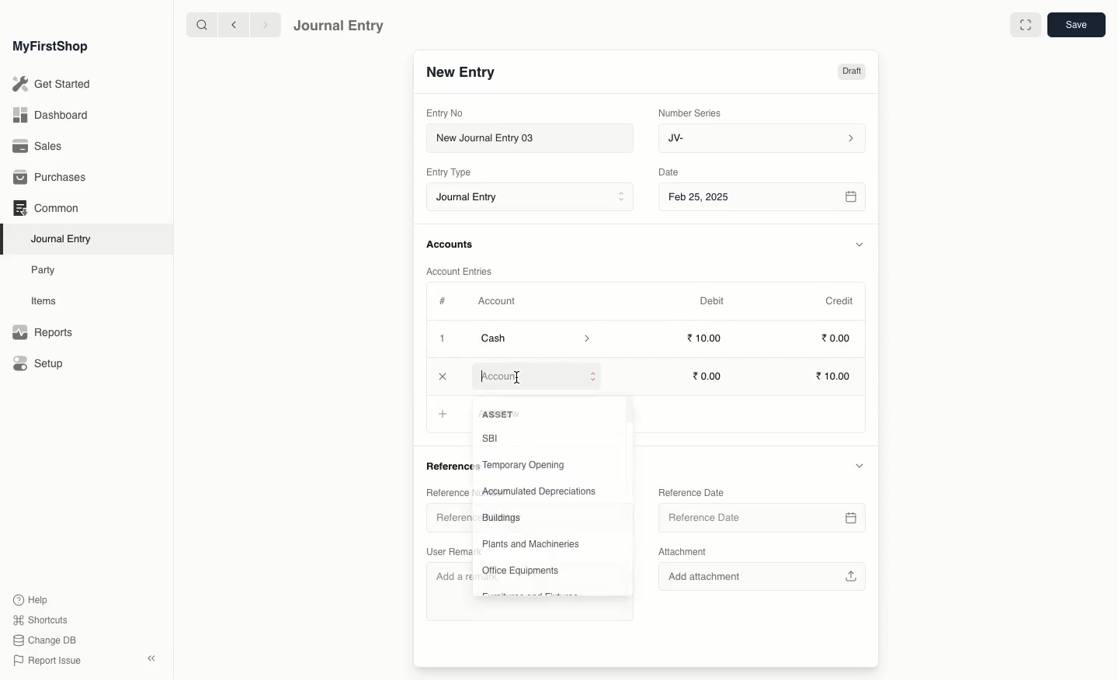 This screenshot has width=1118, height=680. Describe the element at coordinates (712, 300) in the screenshot. I see `Debit` at that location.